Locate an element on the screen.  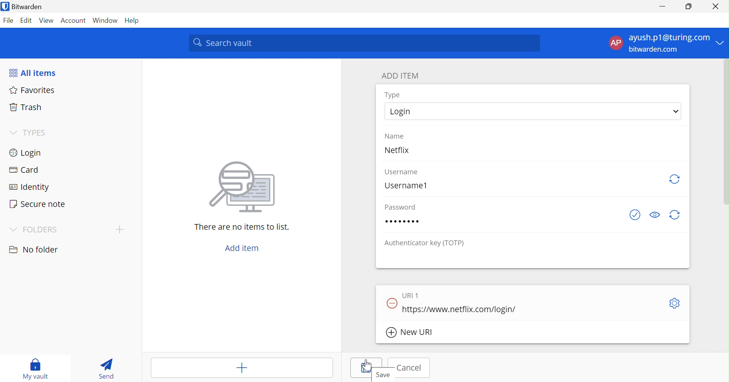
Minimize is located at coordinates (665, 7).